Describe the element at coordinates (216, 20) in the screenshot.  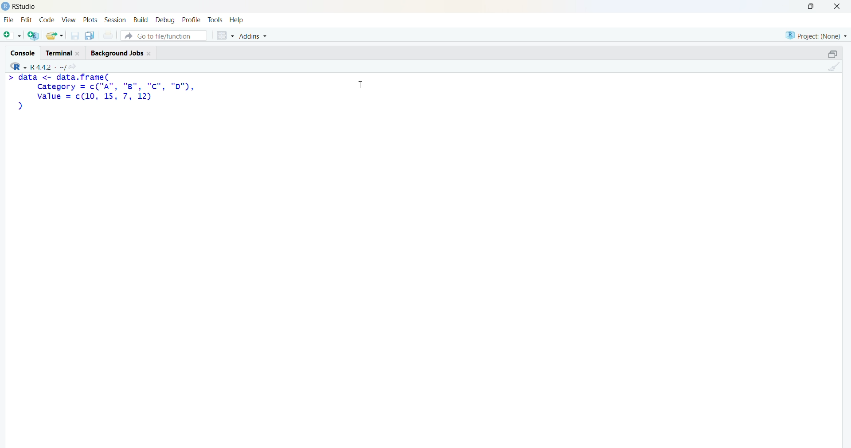
I see `tools` at that location.